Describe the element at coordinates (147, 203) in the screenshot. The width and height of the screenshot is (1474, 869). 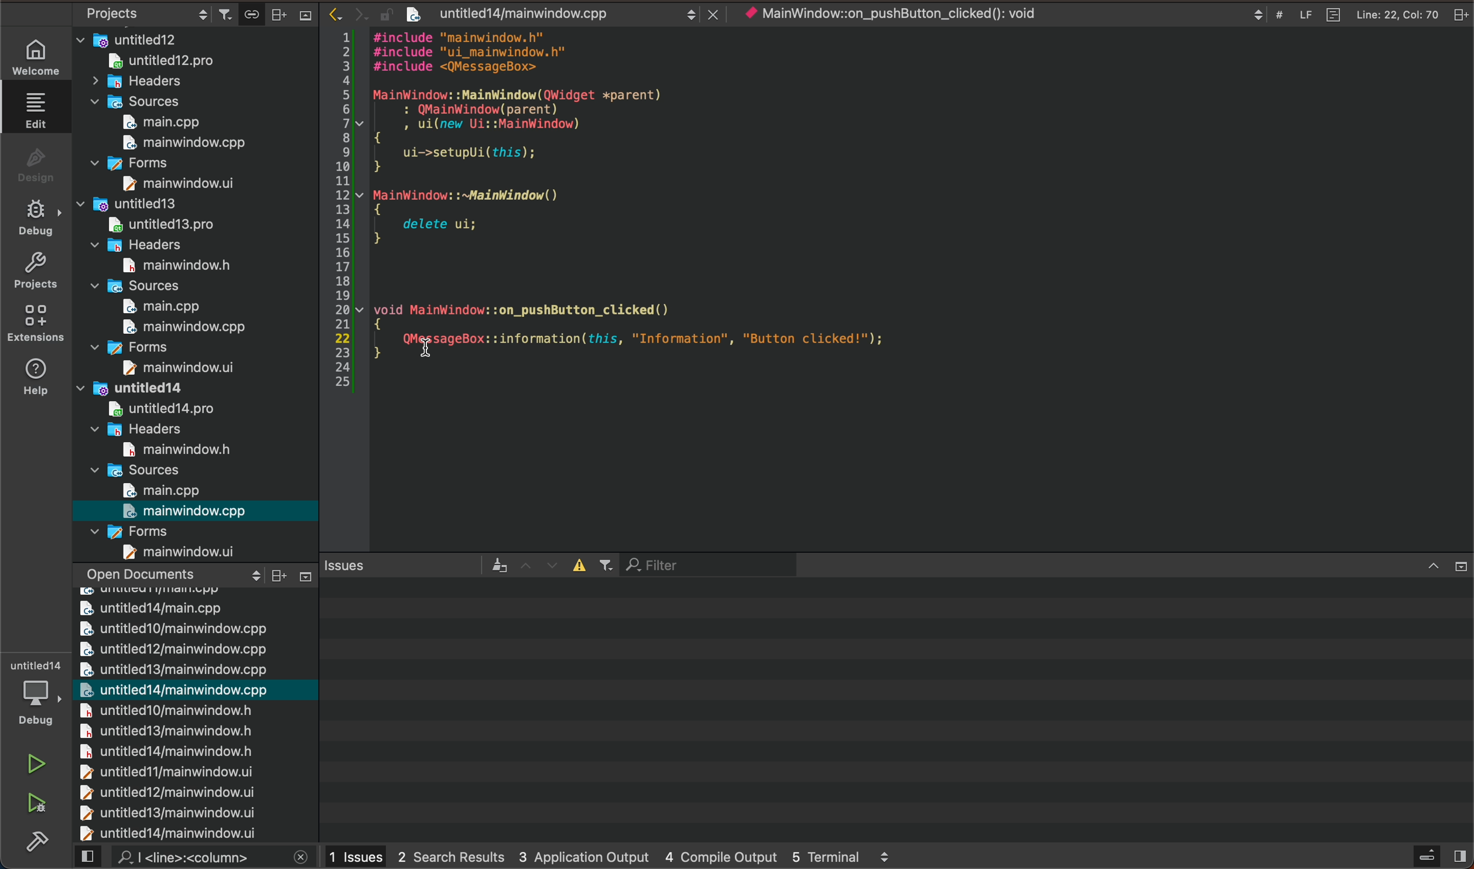
I see `untitled13` at that location.